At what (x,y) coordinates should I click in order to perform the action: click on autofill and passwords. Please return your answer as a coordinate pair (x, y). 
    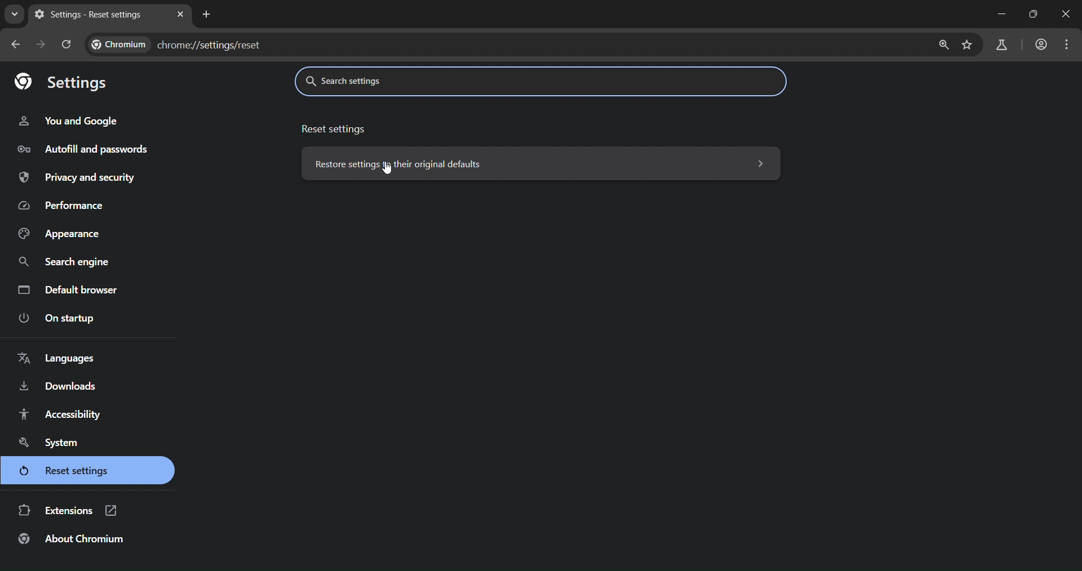
    Looking at the image, I should click on (95, 148).